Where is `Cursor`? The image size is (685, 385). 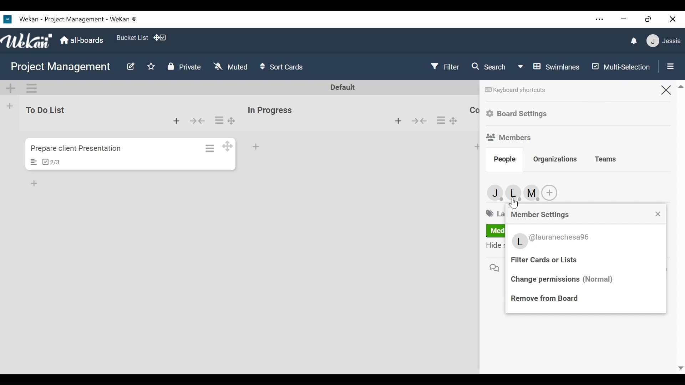
Cursor is located at coordinates (513, 203).